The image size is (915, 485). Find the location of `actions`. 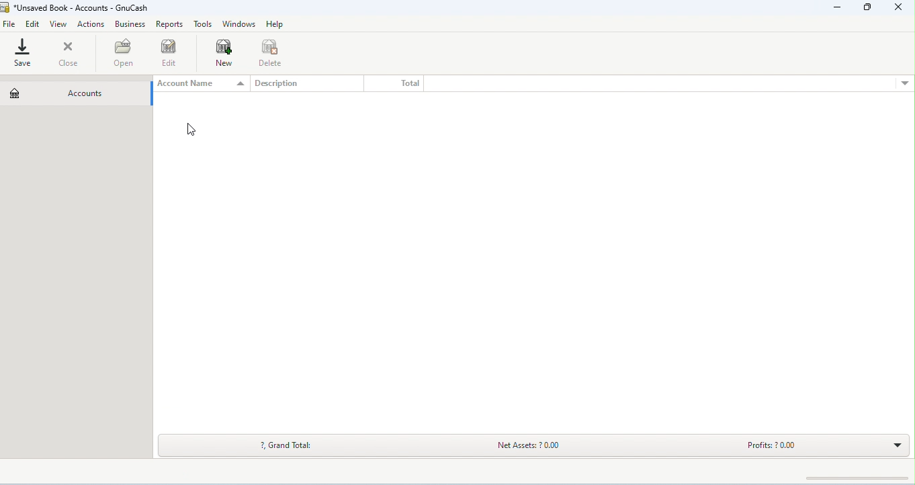

actions is located at coordinates (91, 25).